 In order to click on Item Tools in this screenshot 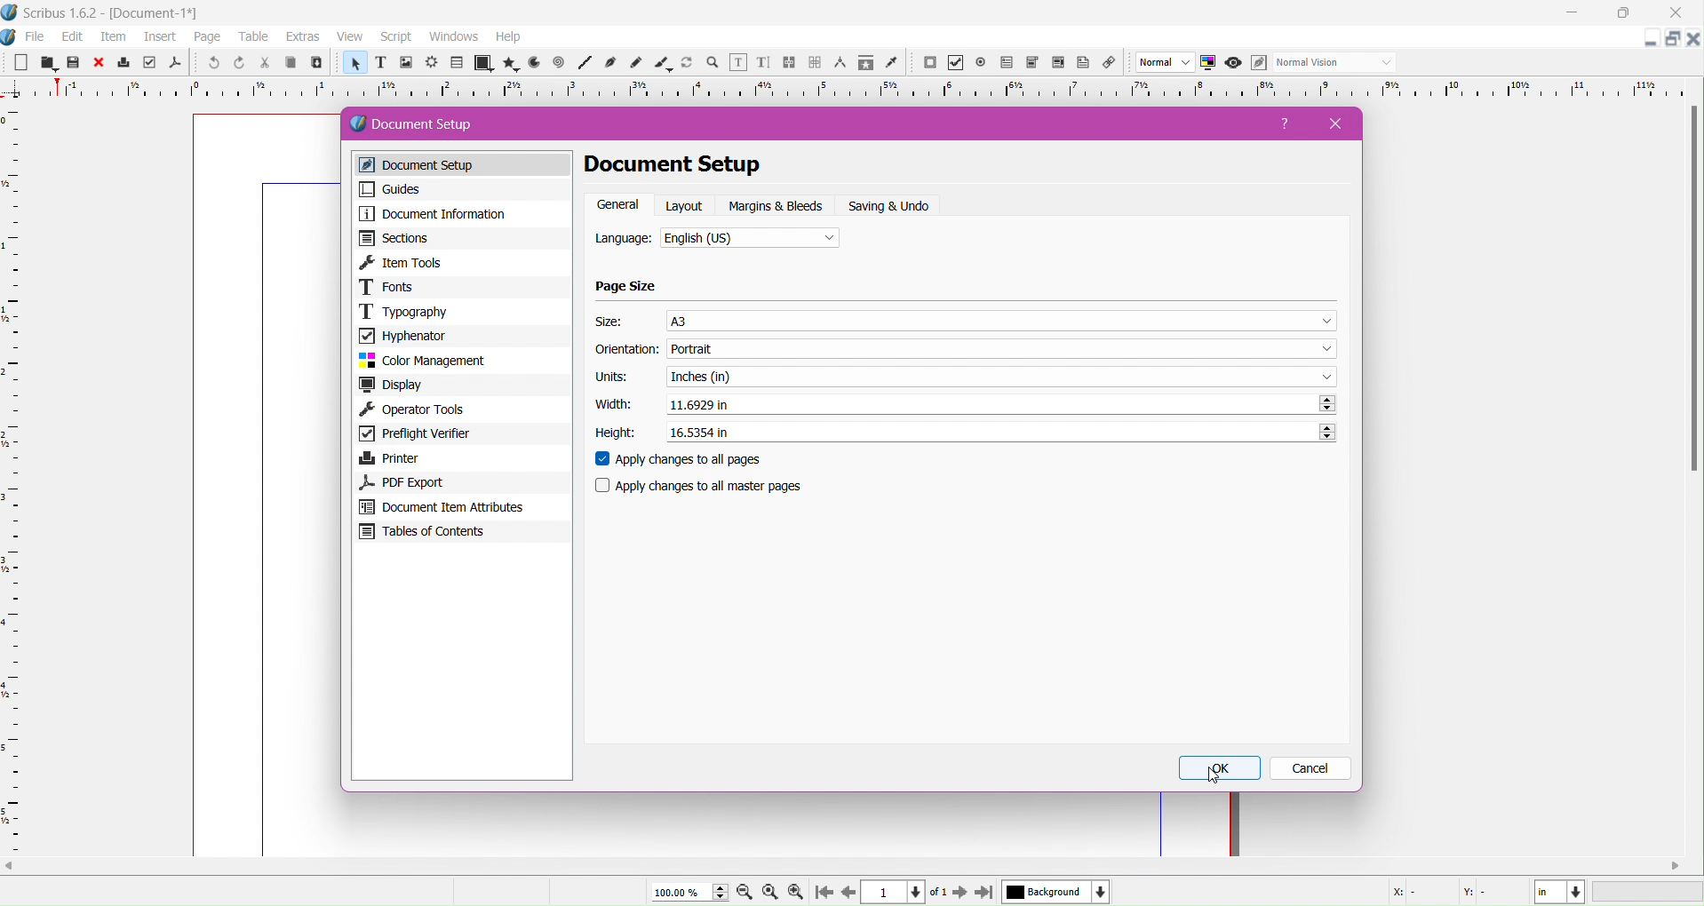, I will do `click(464, 262)`.